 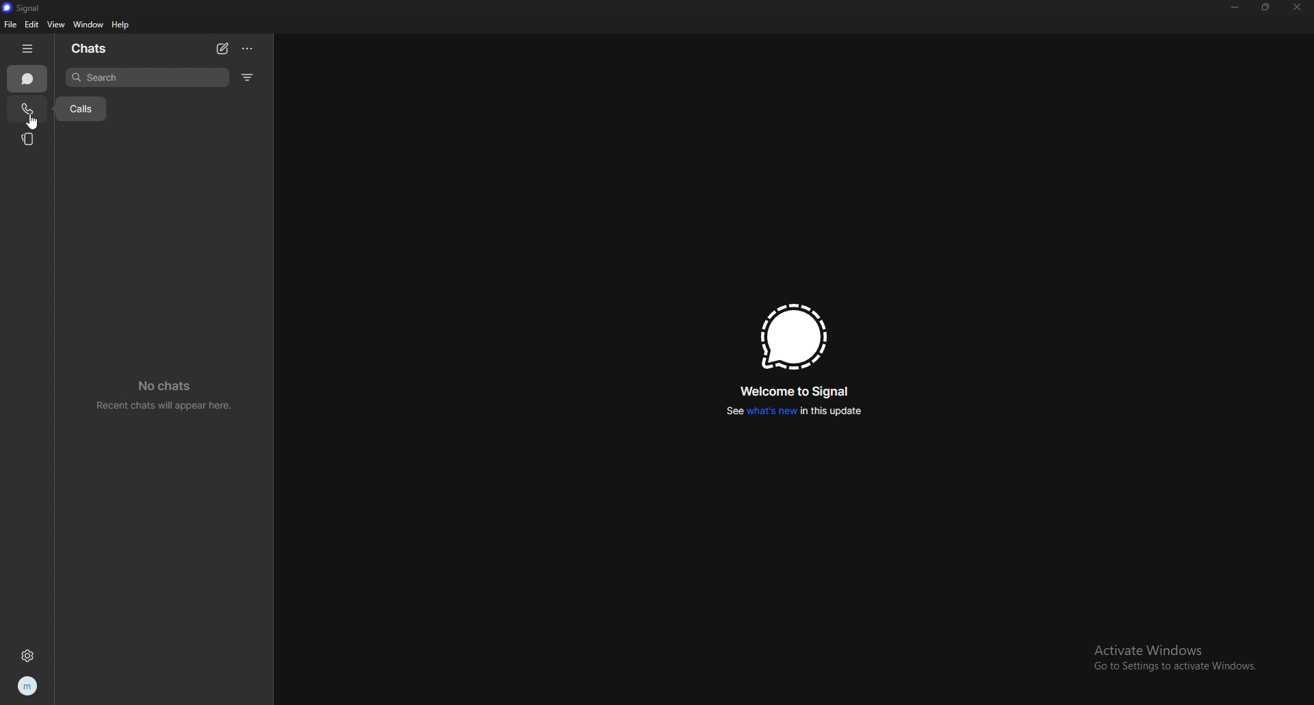 I want to click on minimize, so click(x=1235, y=8).